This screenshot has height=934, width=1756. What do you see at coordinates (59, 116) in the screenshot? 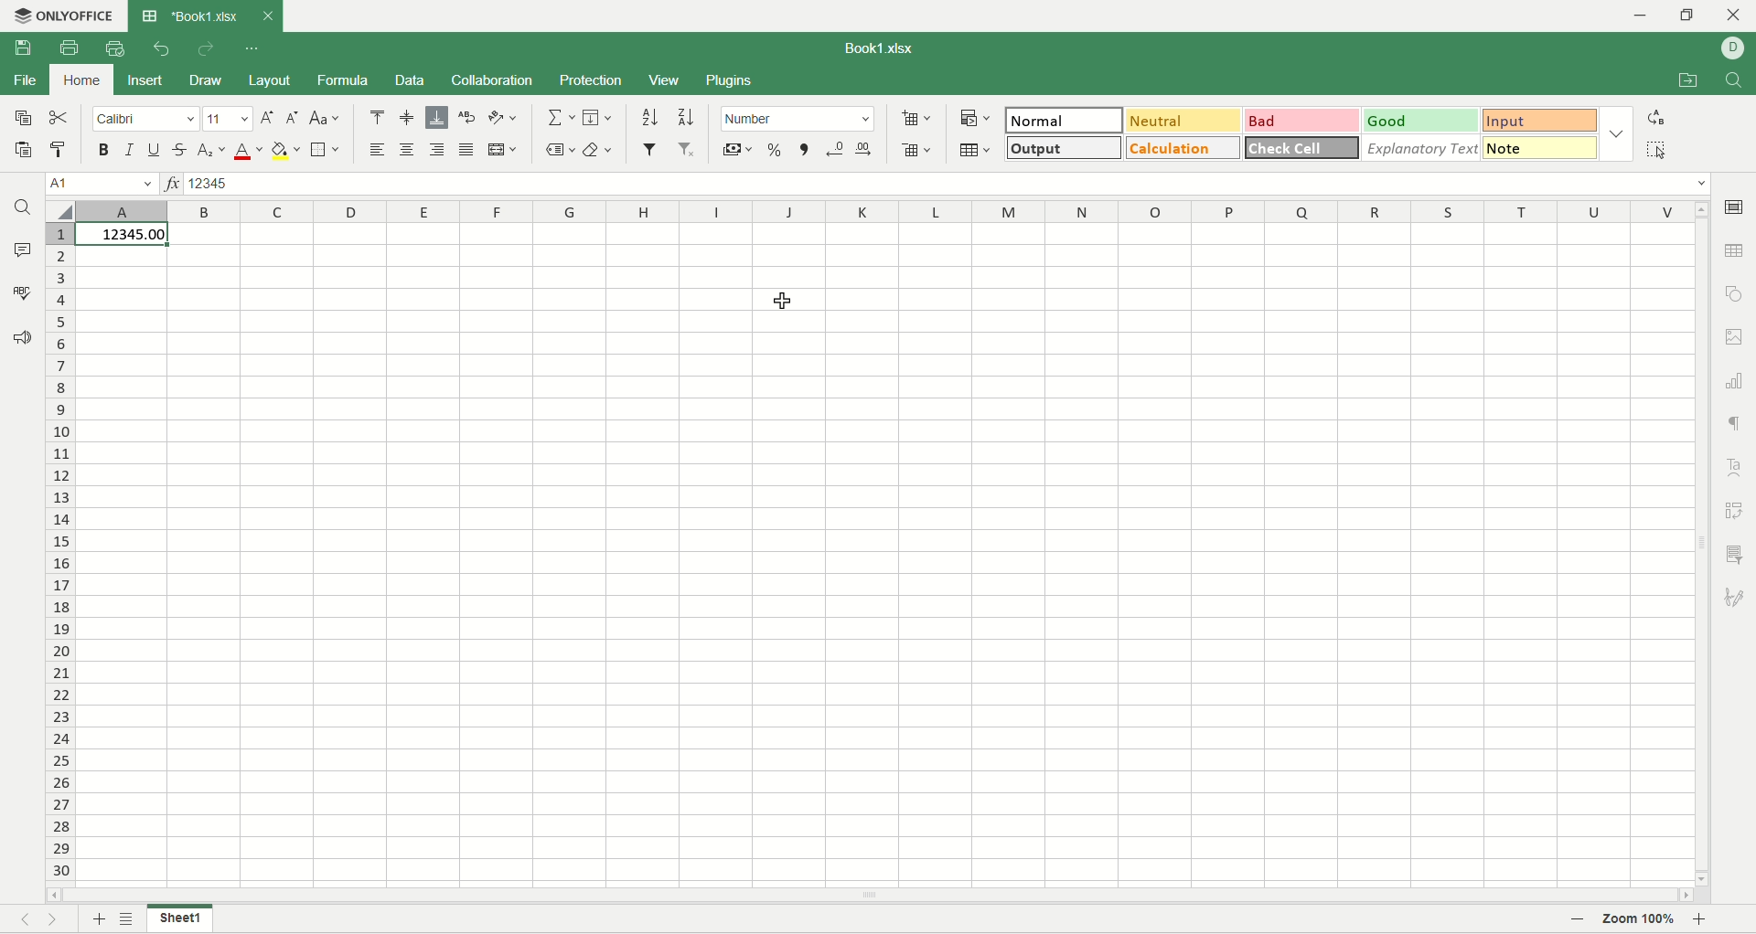
I see `cut` at bounding box center [59, 116].